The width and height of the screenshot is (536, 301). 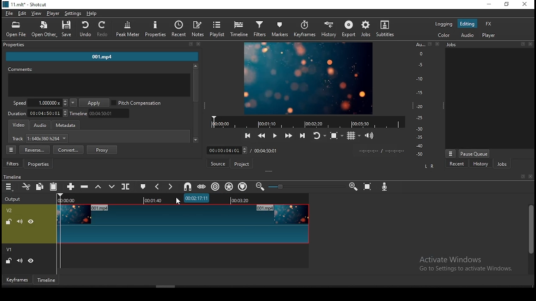 What do you see at coordinates (307, 122) in the screenshot?
I see `TIMELINE` at bounding box center [307, 122].